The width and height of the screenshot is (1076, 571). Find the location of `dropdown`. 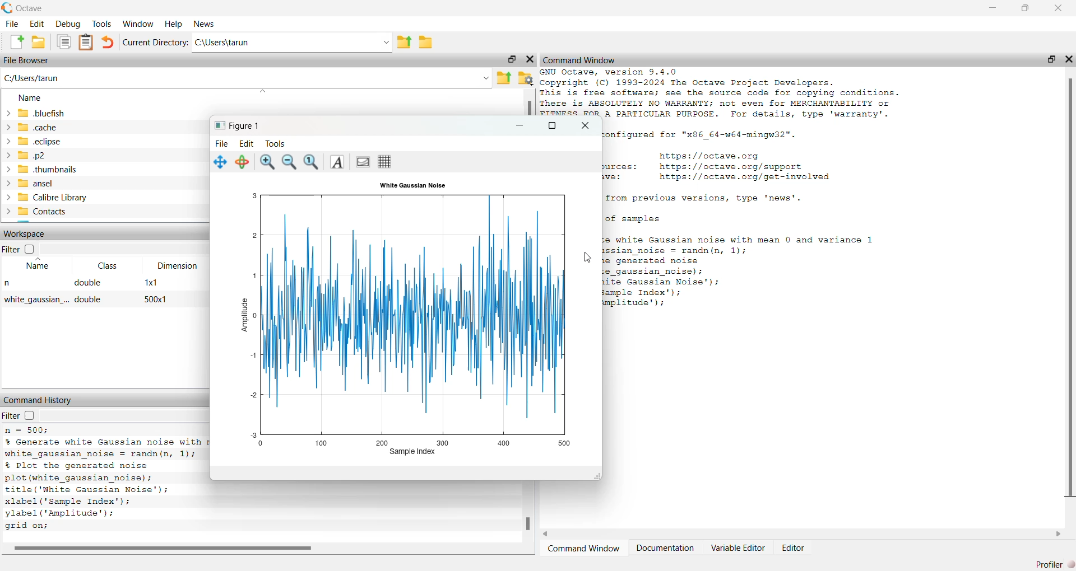

dropdown is located at coordinates (127, 247).